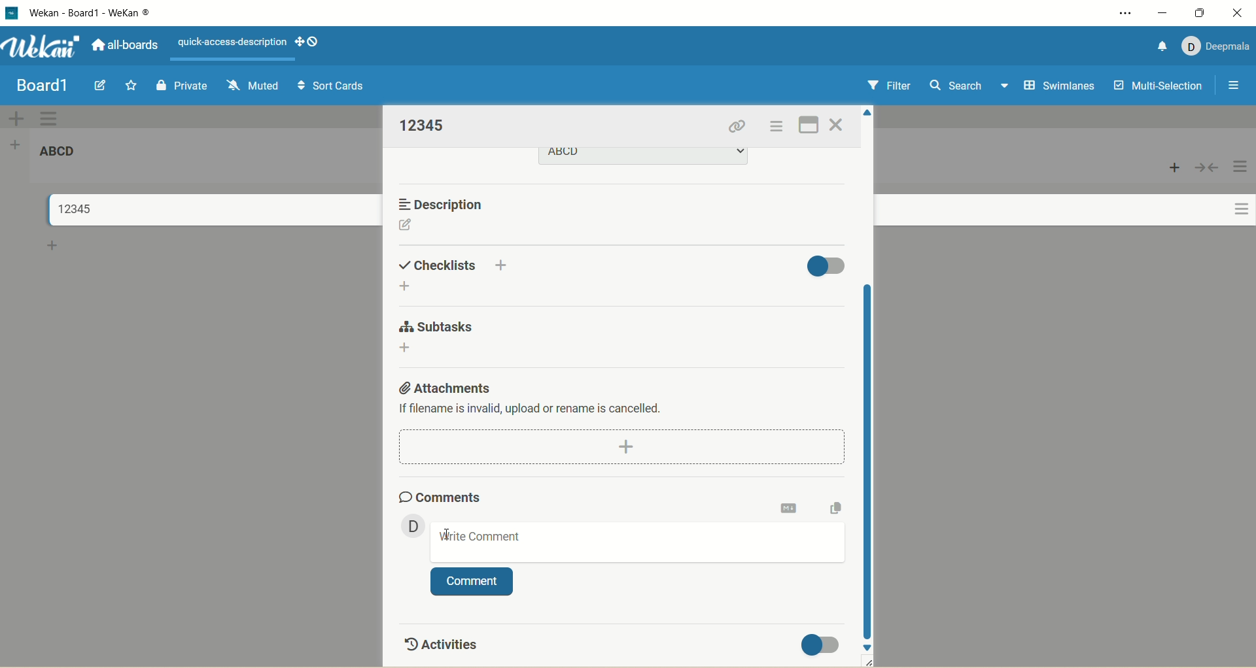 This screenshot has height=668, width=1256. I want to click on list title, so click(64, 155).